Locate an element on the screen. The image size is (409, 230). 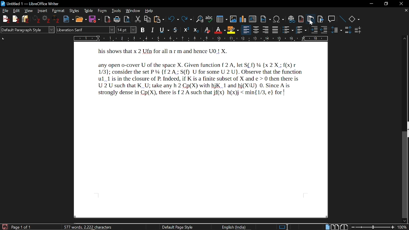
Undo is located at coordinates (174, 19).